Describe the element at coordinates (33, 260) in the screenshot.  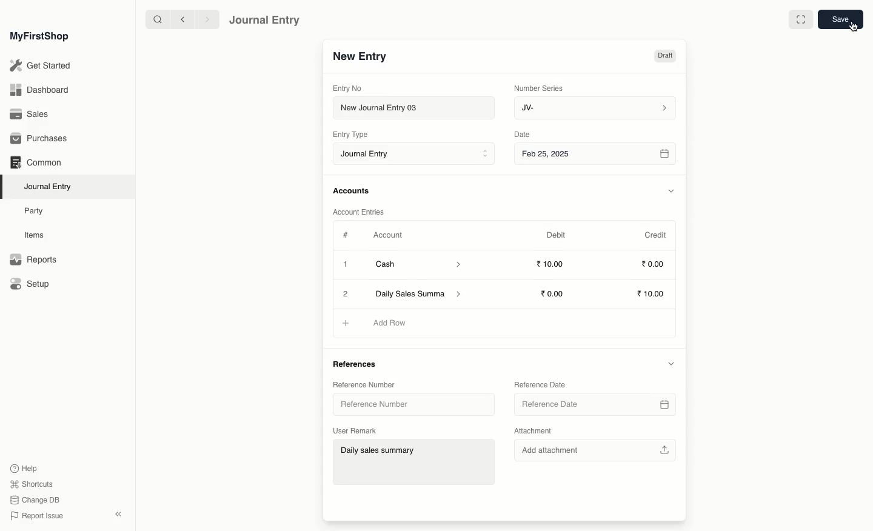
I see `Reports` at that location.